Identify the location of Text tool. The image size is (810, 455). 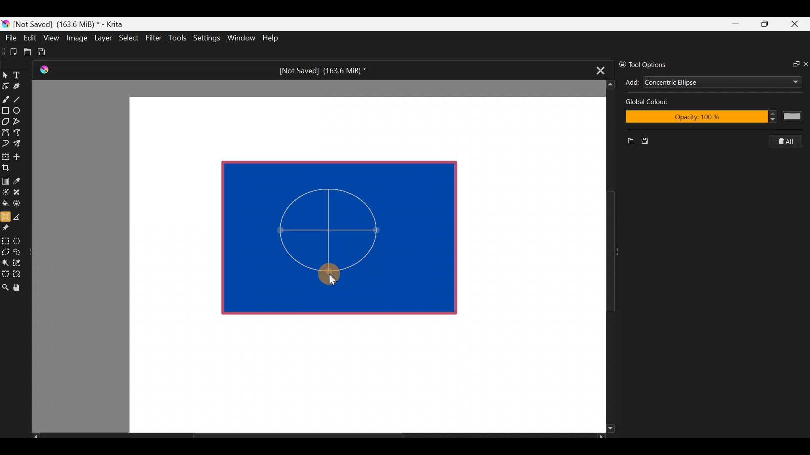
(21, 75).